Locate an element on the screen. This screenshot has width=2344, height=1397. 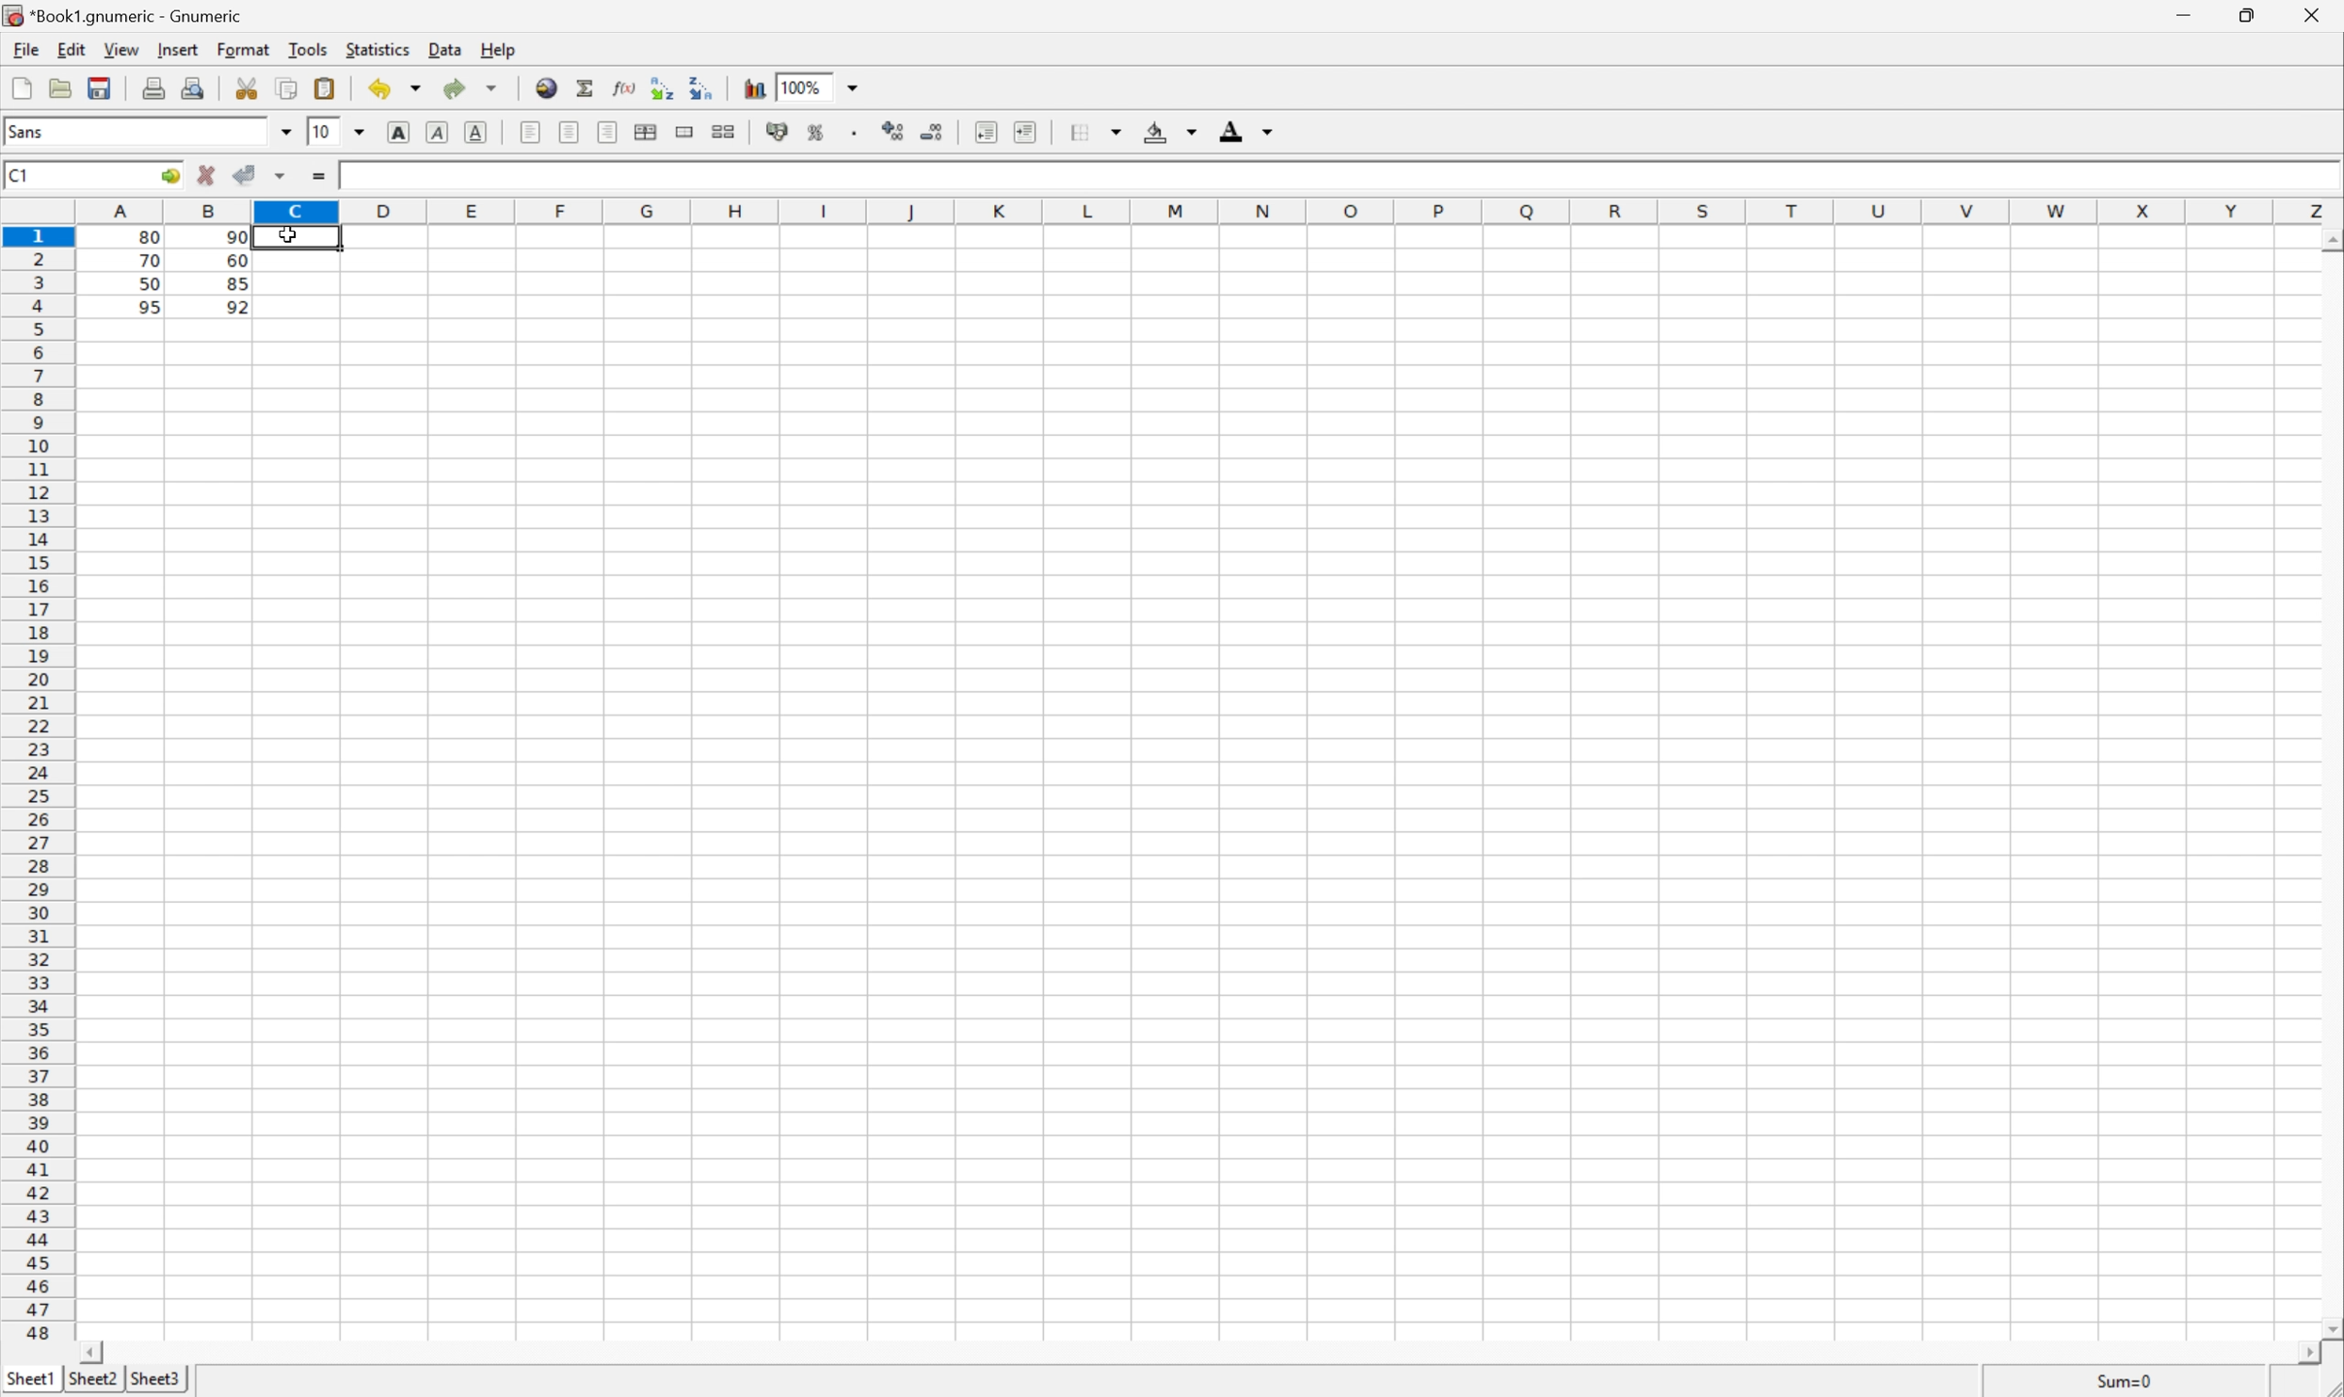
Tools is located at coordinates (306, 48).